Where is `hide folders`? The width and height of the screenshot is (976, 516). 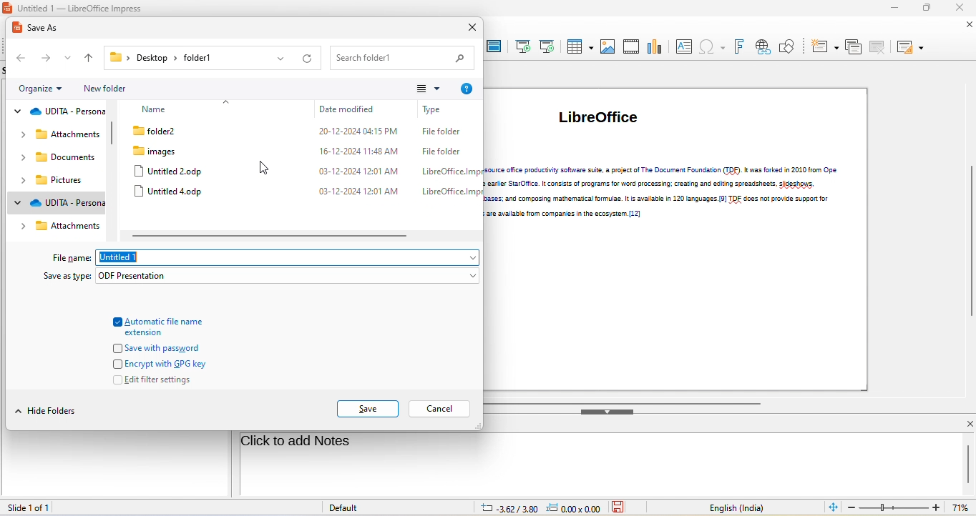
hide folders is located at coordinates (47, 411).